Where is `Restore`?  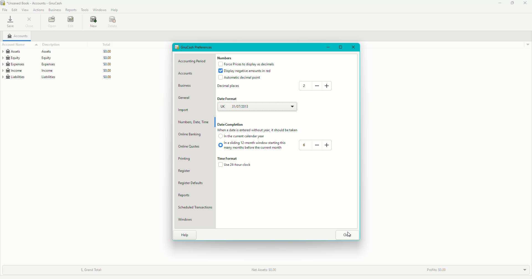 Restore is located at coordinates (341, 46).